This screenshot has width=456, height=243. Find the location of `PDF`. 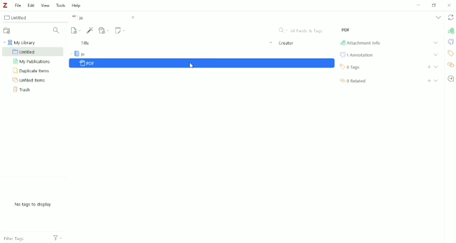

PDF is located at coordinates (345, 30).